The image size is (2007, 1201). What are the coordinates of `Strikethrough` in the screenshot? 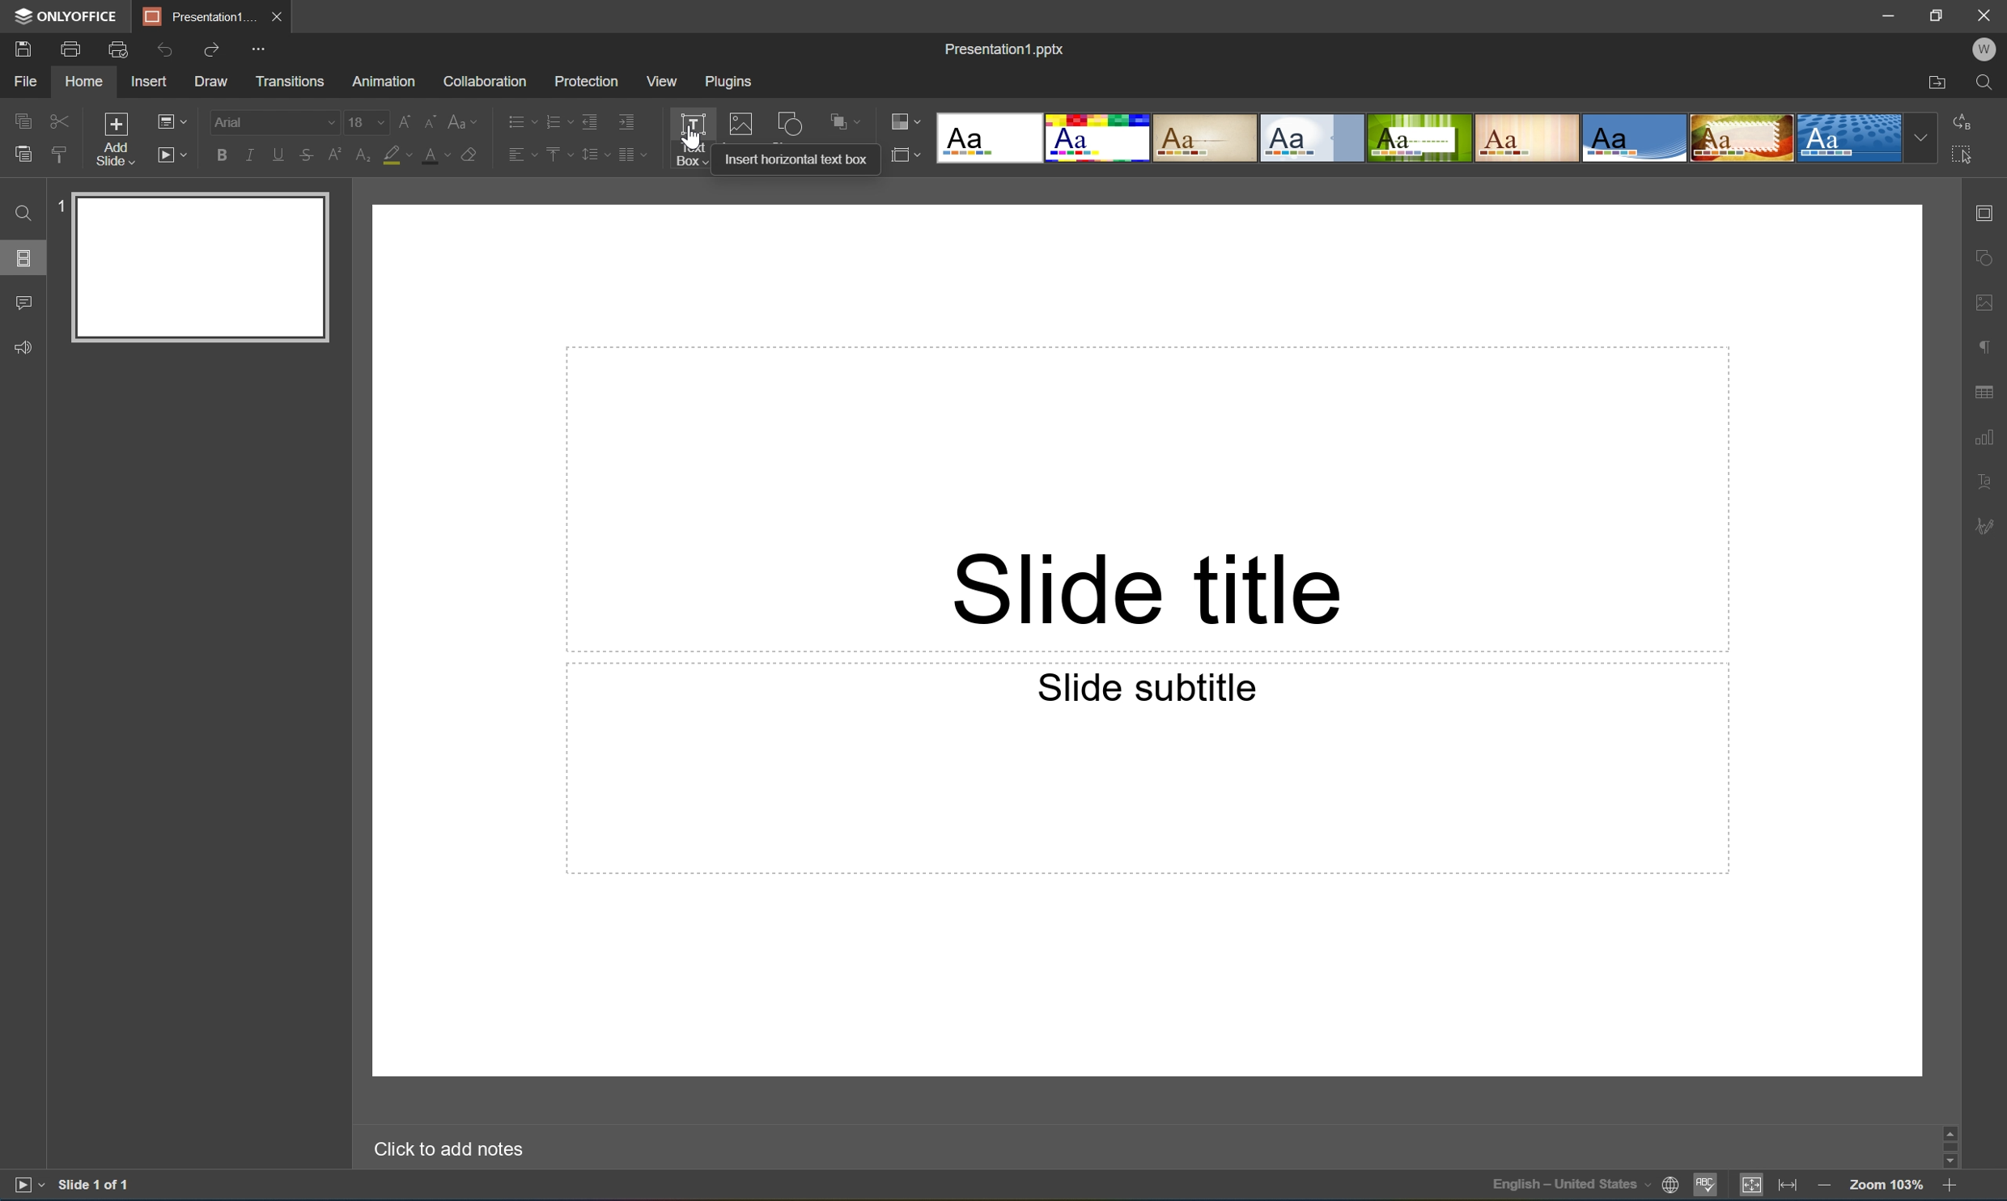 It's located at (306, 156).